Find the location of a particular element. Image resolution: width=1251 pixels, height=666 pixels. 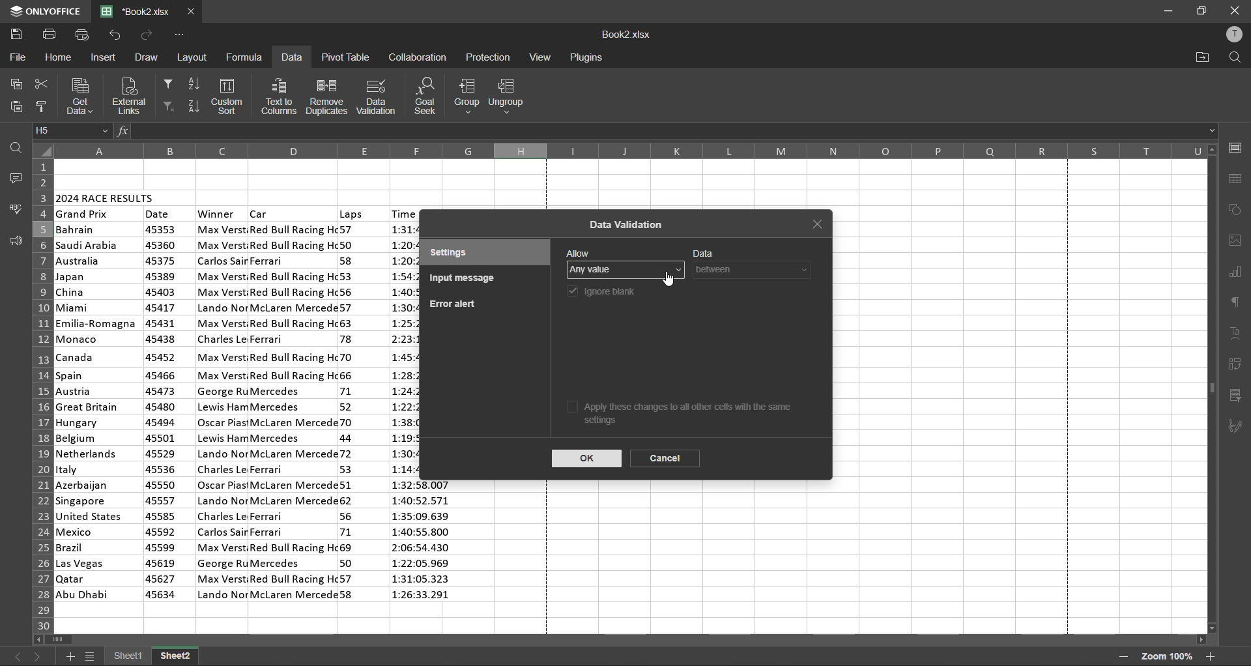

formula bar is located at coordinates (676, 131).